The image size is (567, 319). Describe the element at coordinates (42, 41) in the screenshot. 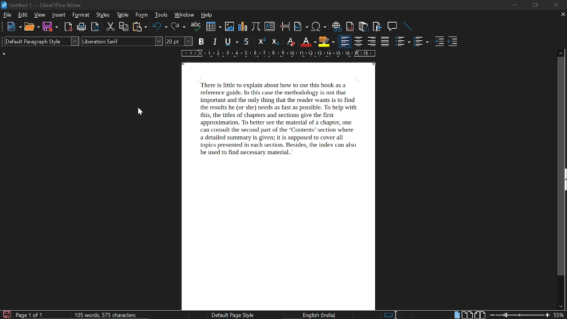

I see `paragraph style` at that location.